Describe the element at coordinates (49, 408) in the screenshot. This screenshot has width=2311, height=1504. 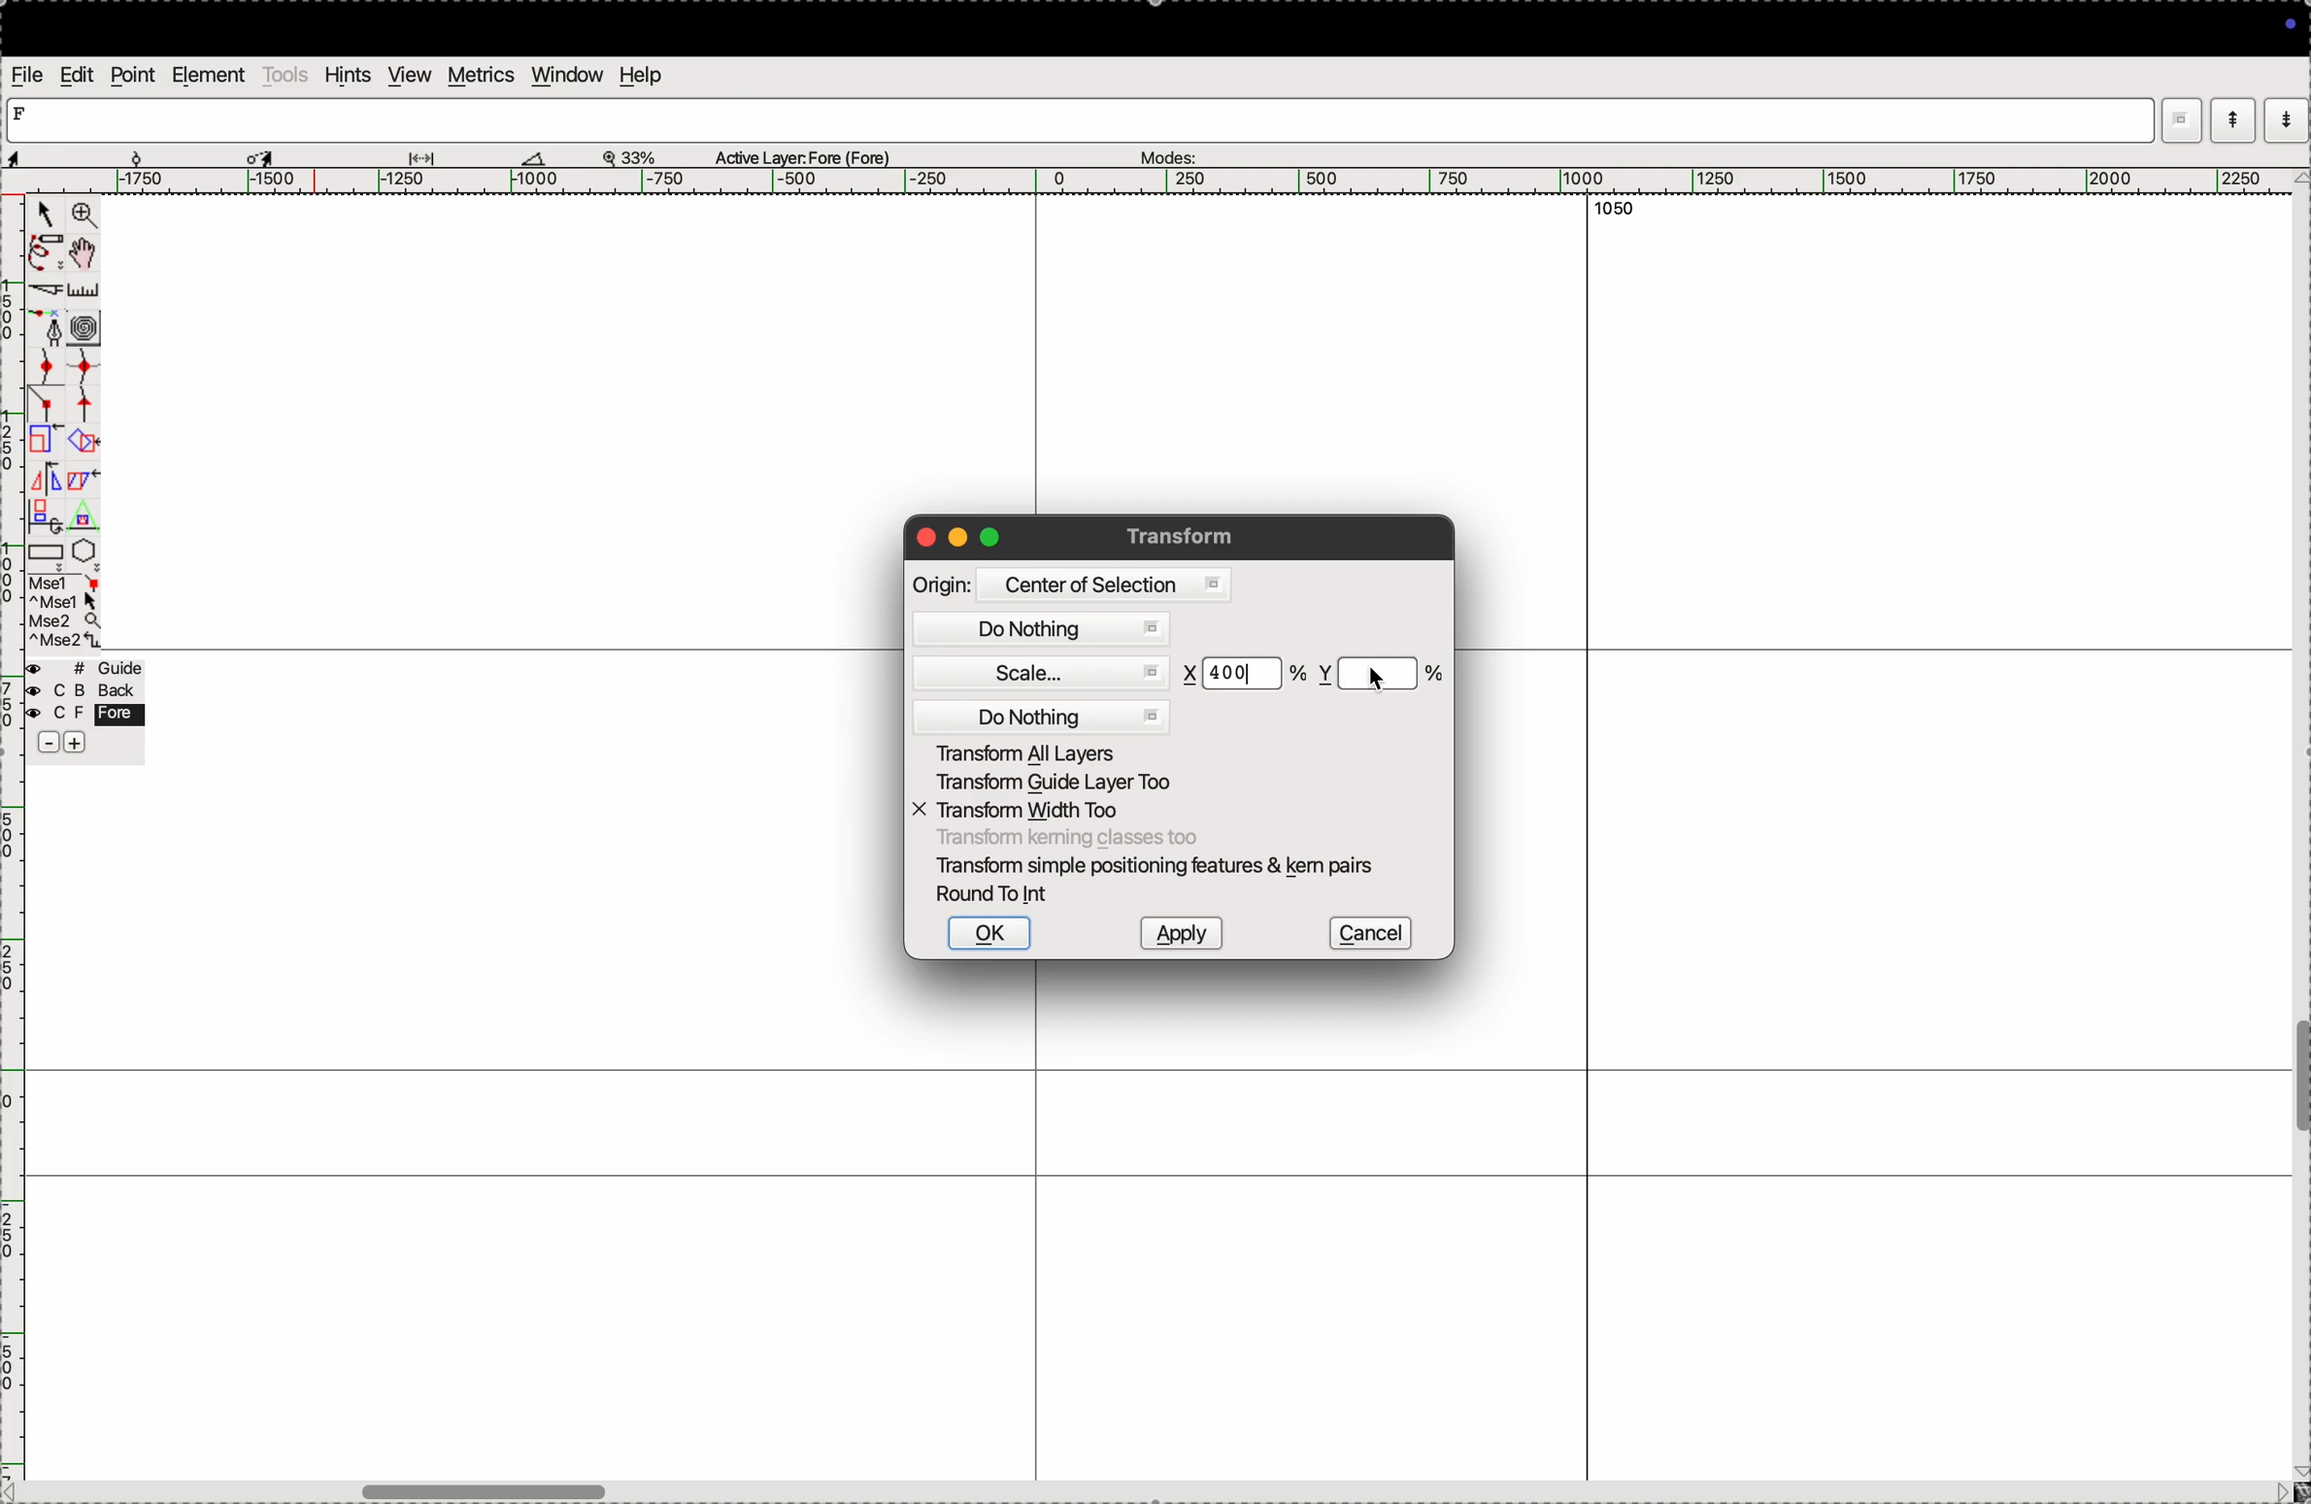
I see `line` at that location.